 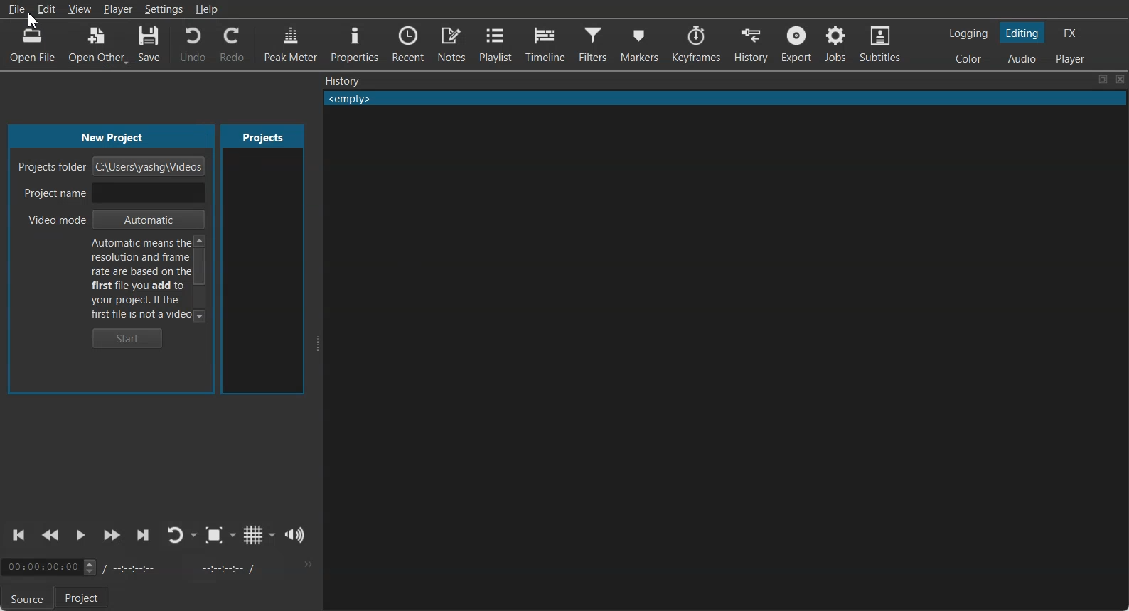 I want to click on Recording time, so click(x=183, y=568).